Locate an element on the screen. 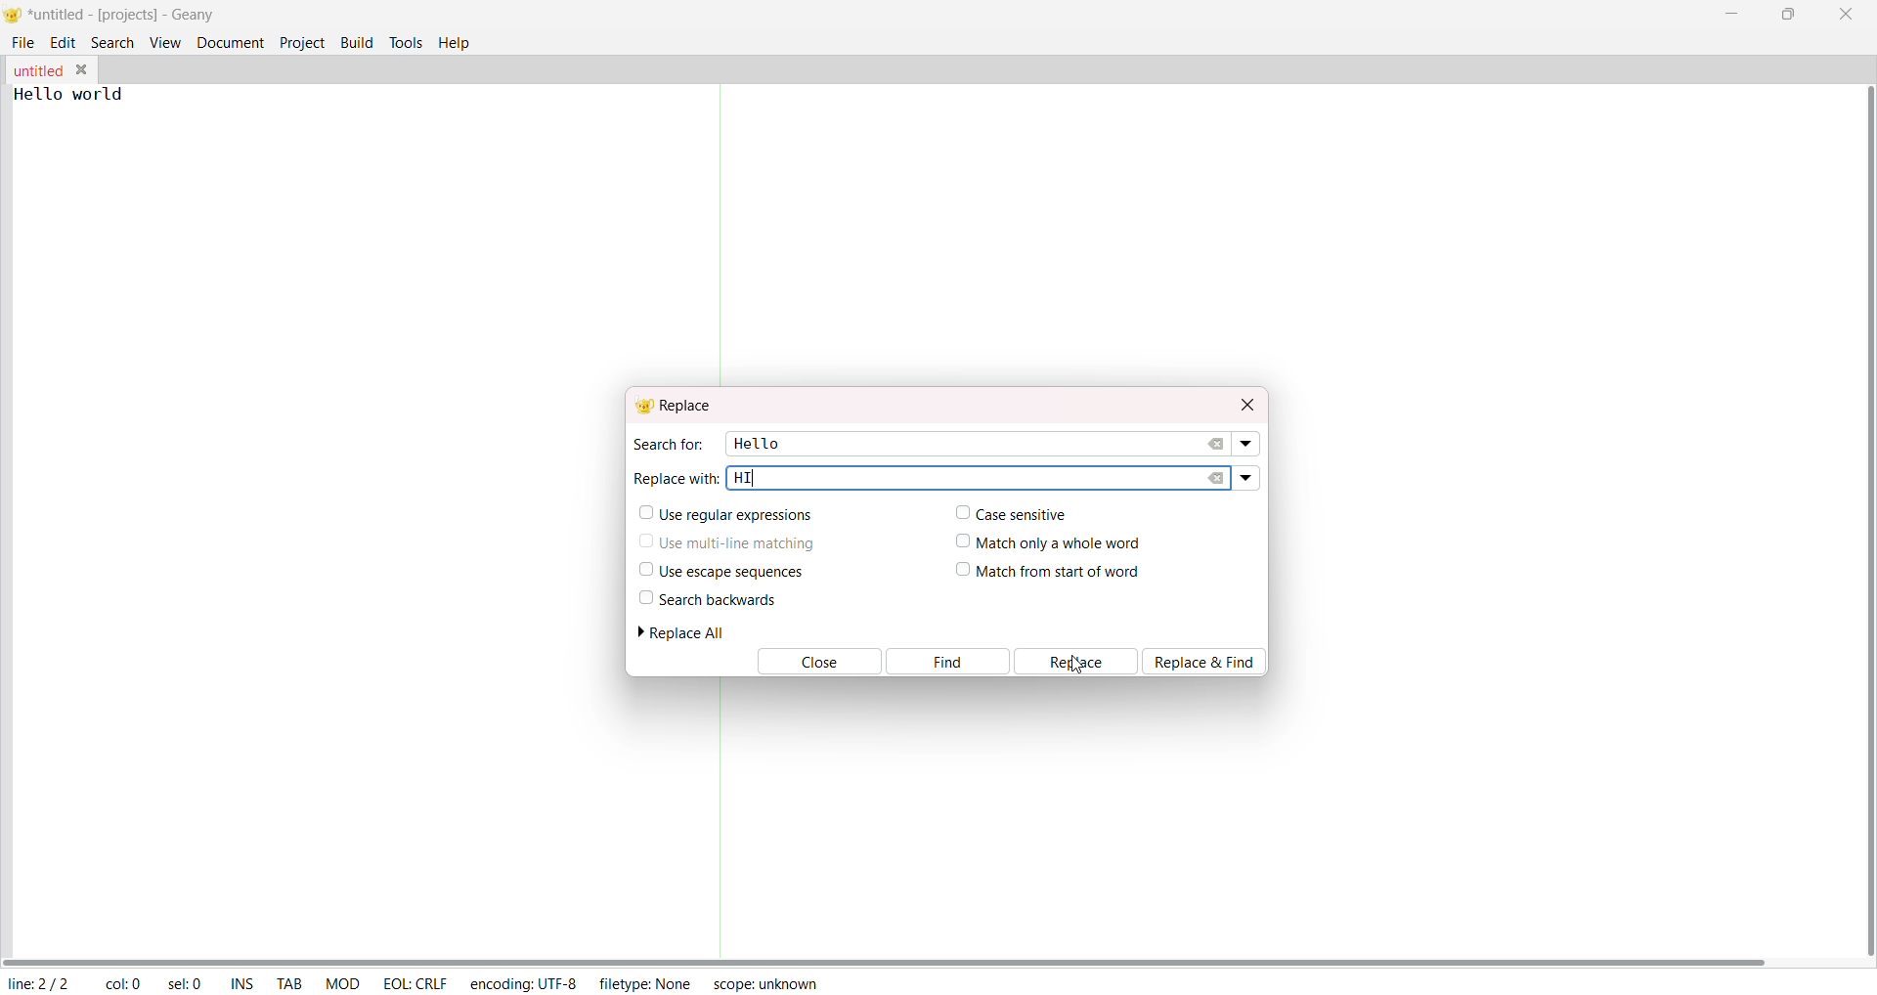 The height and width of the screenshot is (995, 1877). search for is located at coordinates (667, 444).